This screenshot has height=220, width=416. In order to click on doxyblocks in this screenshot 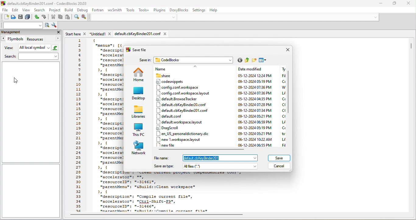, I will do `click(179, 10)`.